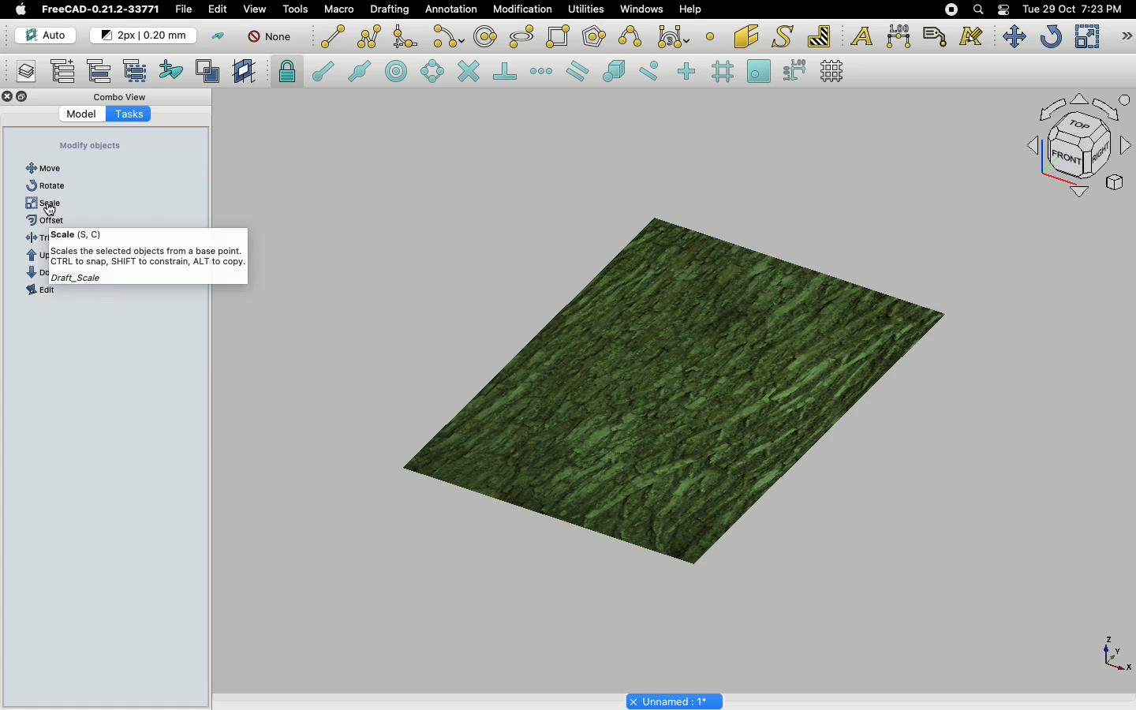 The width and height of the screenshot is (1136, 710). Describe the element at coordinates (1075, 148) in the screenshot. I see `Navigation styles` at that location.